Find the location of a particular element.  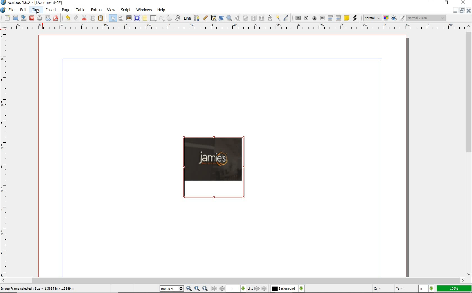

scrollbar is located at coordinates (233, 280).